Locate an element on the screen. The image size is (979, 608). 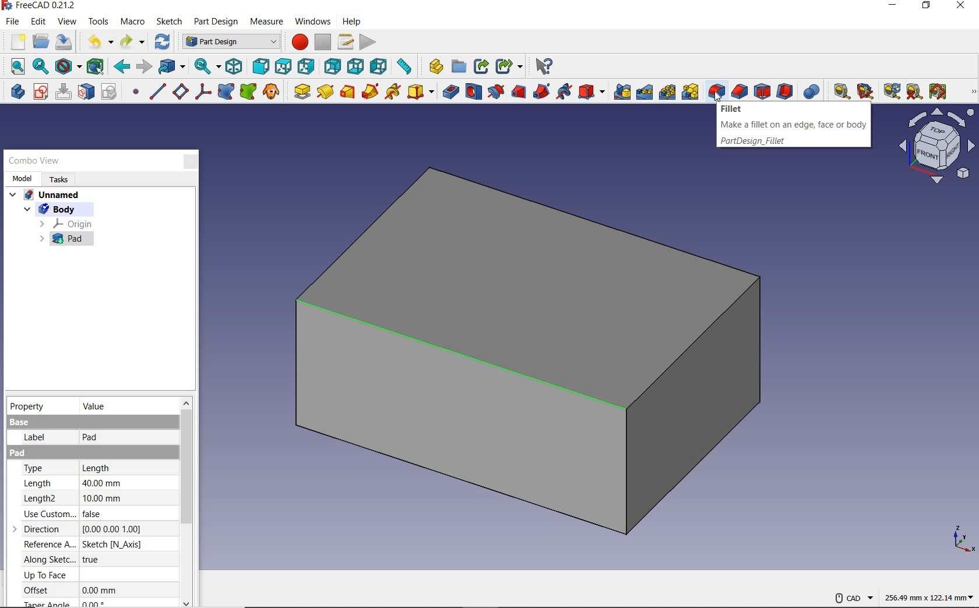
create a subtractive primitive is located at coordinates (592, 91).